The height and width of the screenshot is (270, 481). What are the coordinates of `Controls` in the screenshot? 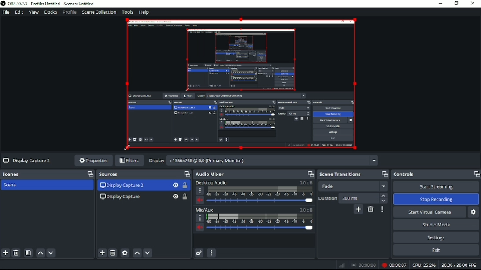 It's located at (404, 175).